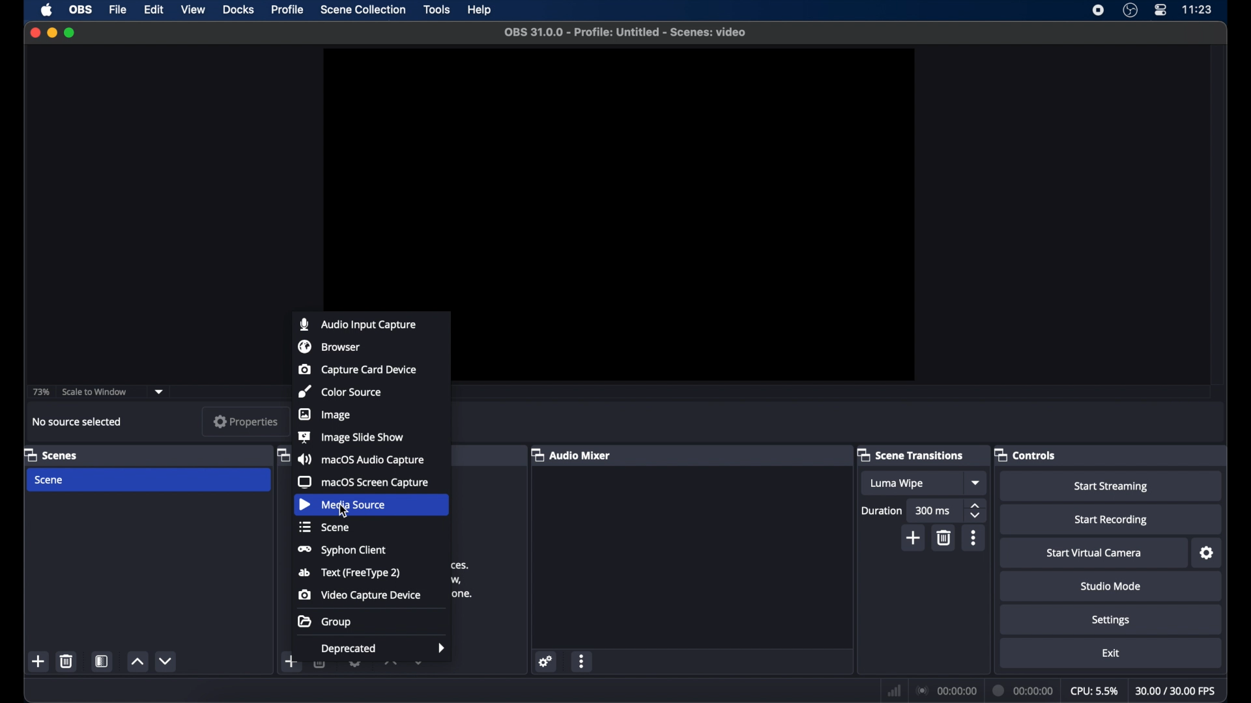  What do you see at coordinates (118, 10) in the screenshot?
I see `file` at bounding box center [118, 10].